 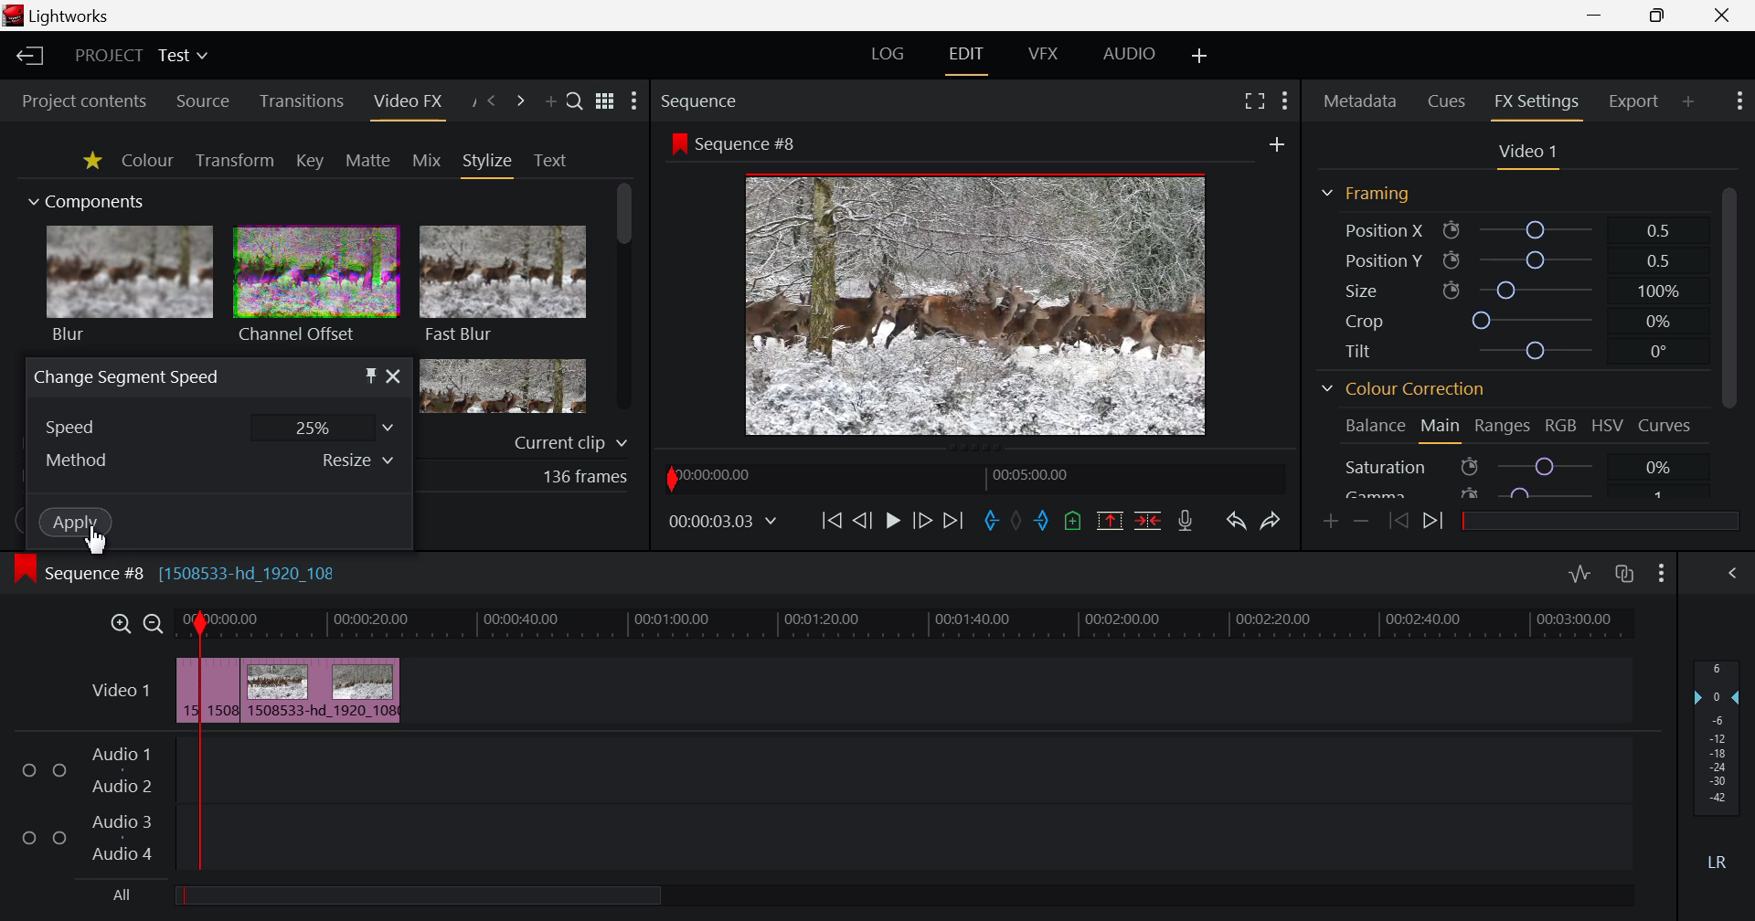 What do you see at coordinates (1448, 102) in the screenshot?
I see `Cues` at bounding box center [1448, 102].